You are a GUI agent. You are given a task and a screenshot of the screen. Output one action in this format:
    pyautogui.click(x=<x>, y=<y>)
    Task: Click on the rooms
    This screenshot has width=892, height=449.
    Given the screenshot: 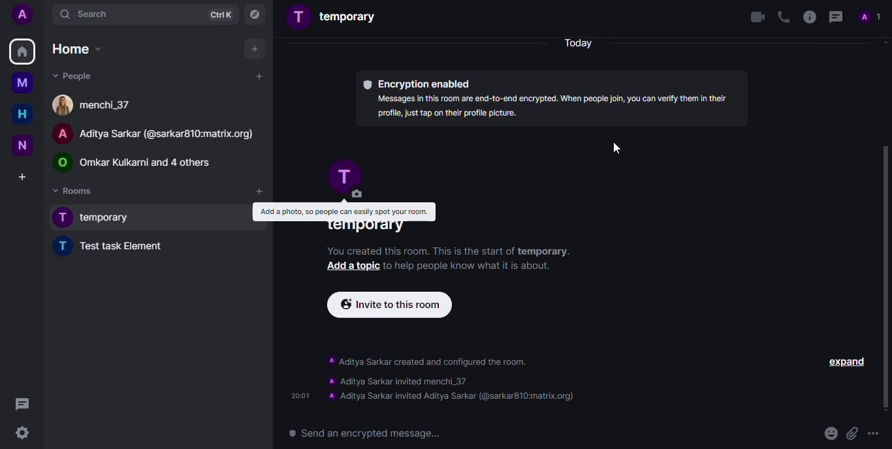 What is the action you would take?
    pyautogui.click(x=75, y=190)
    